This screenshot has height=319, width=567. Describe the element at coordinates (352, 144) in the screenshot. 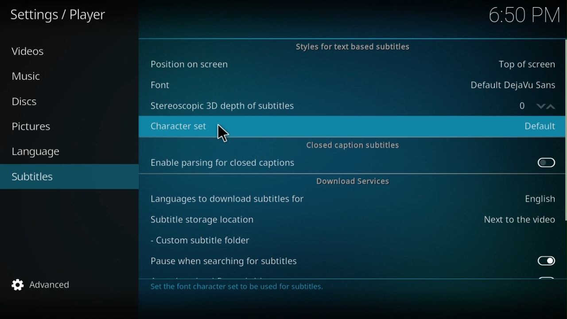

I see `Closed caption subtitles` at that location.